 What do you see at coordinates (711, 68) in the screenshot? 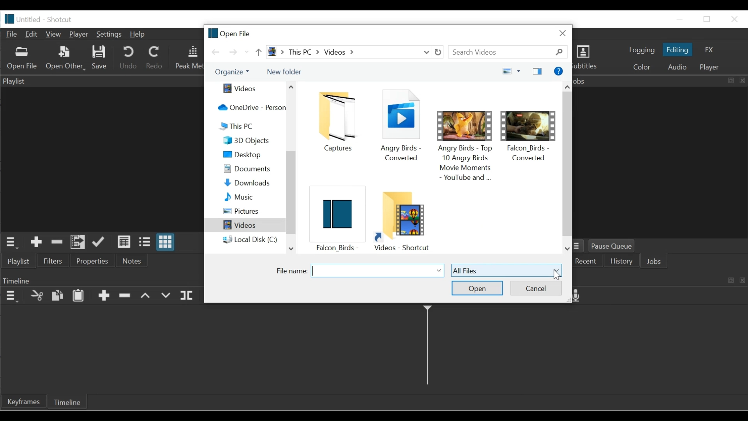
I see `player` at bounding box center [711, 68].